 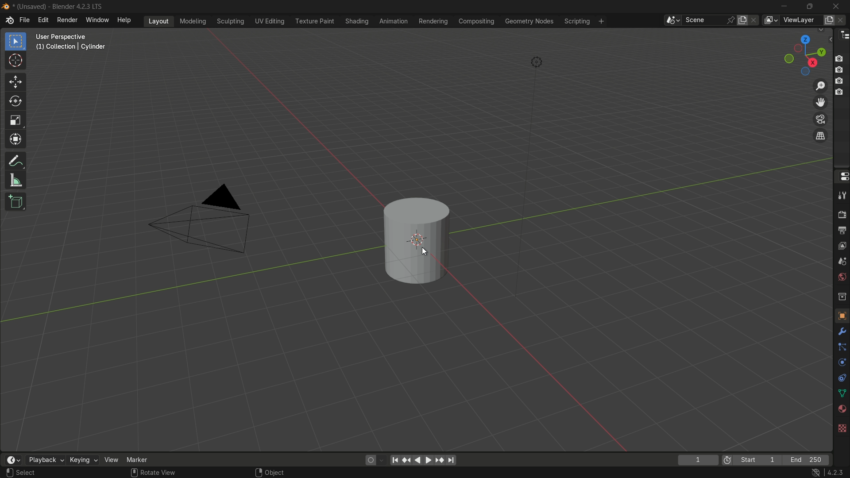 I want to click on materials, so click(x=840, y=409).